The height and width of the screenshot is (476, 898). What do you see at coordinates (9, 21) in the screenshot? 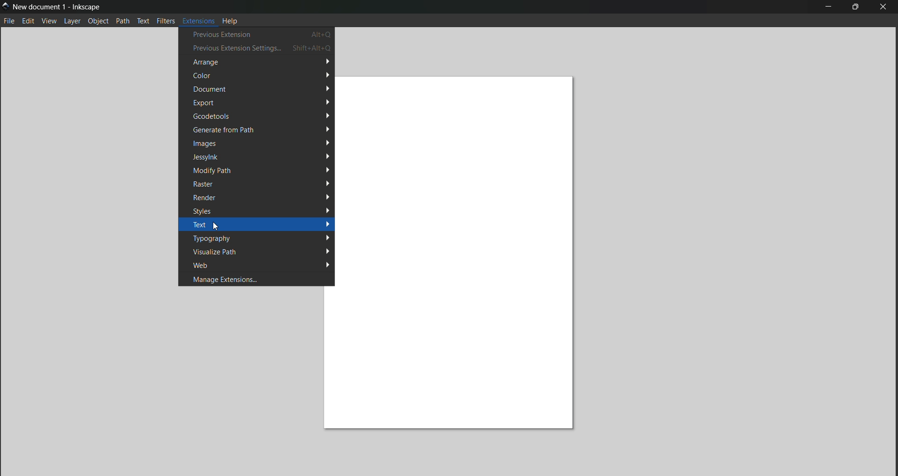
I see `file` at bounding box center [9, 21].